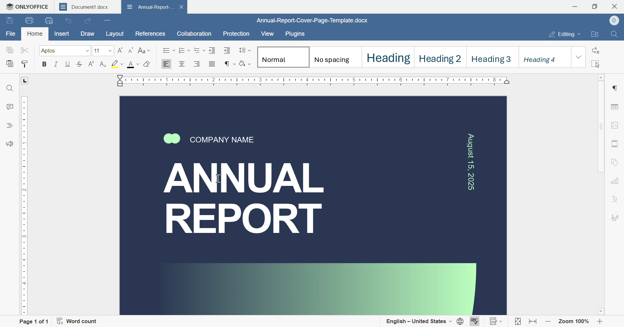 The width and height of the screenshot is (624, 327). What do you see at coordinates (565, 35) in the screenshot?
I see `editing` at bounding box center [565, 35].